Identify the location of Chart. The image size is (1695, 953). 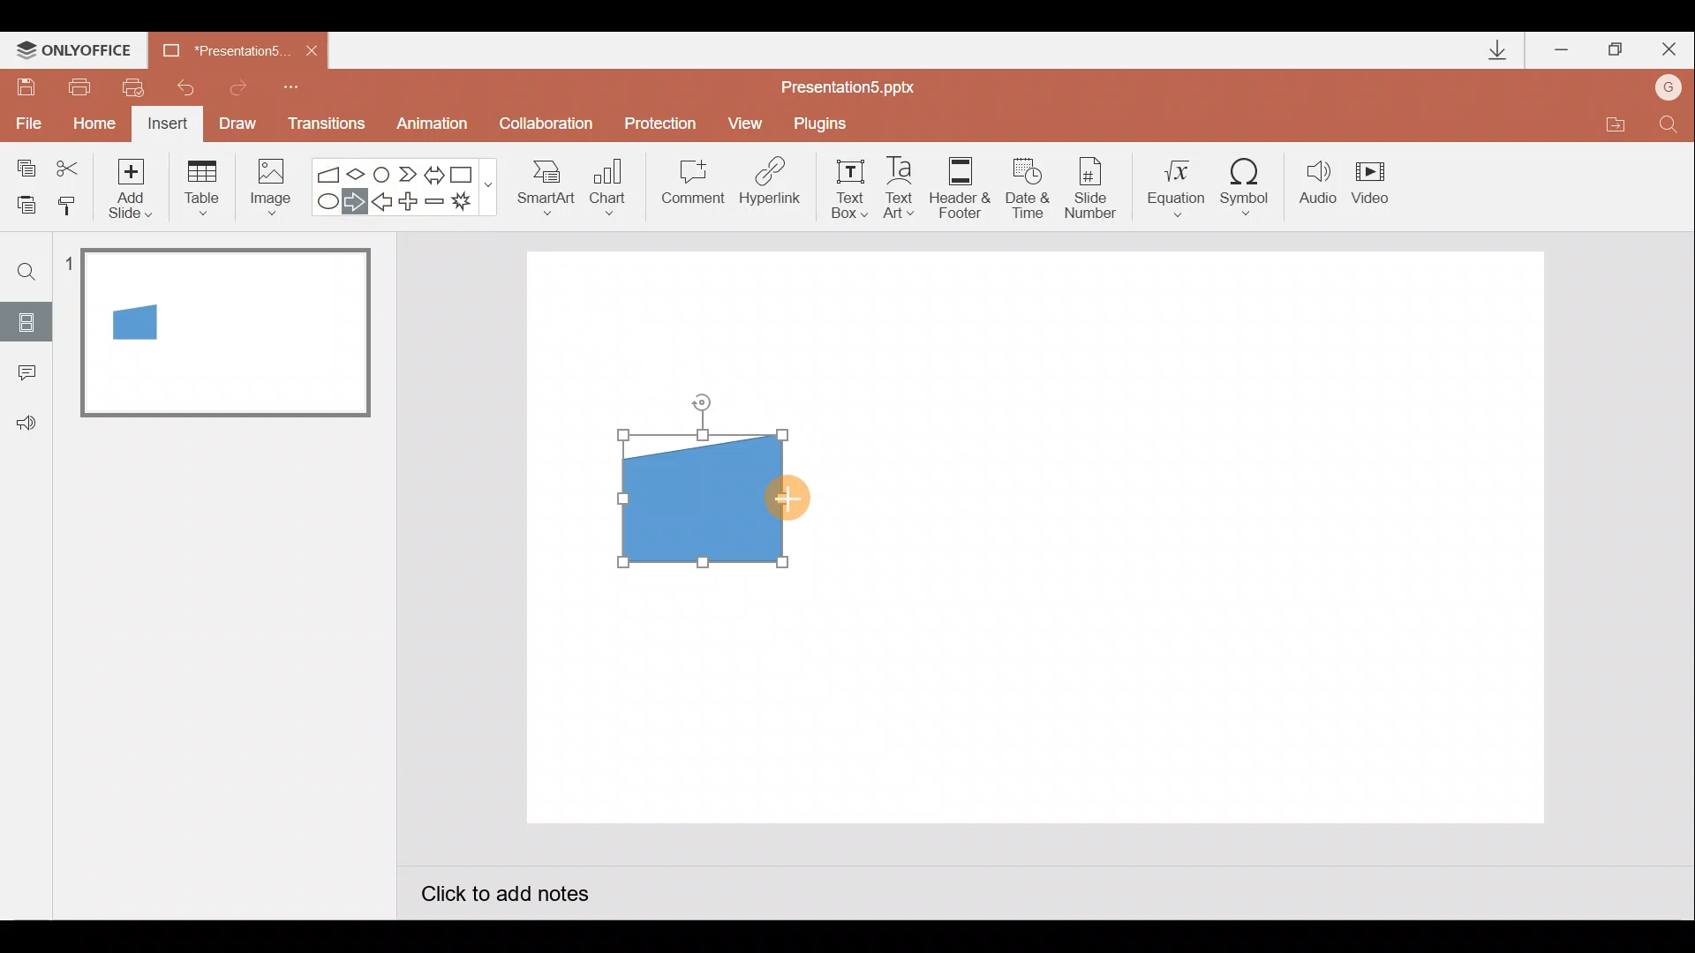
(608, 184).